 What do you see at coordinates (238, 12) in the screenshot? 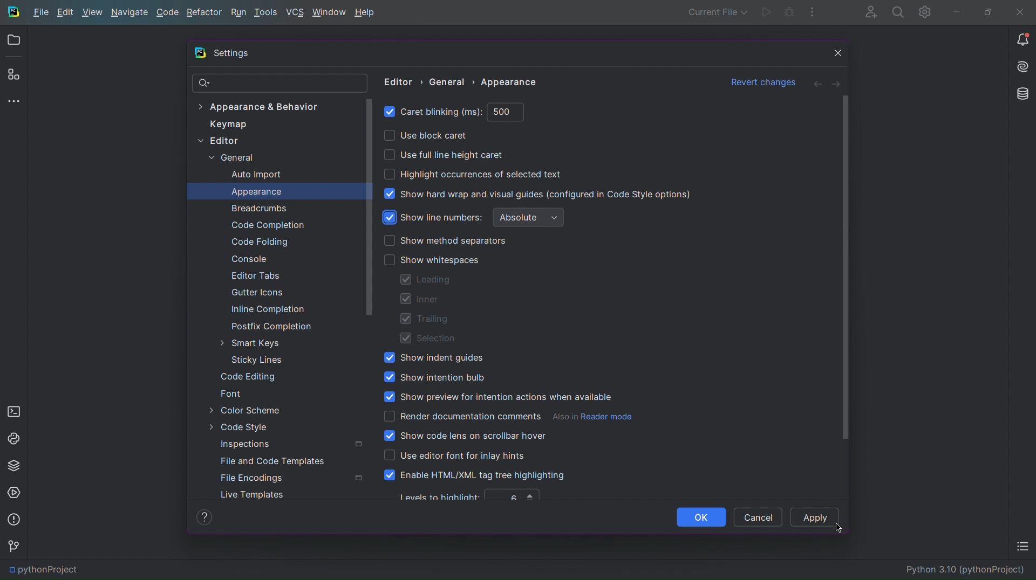
I see `Run` at bounding box center [238, 12].